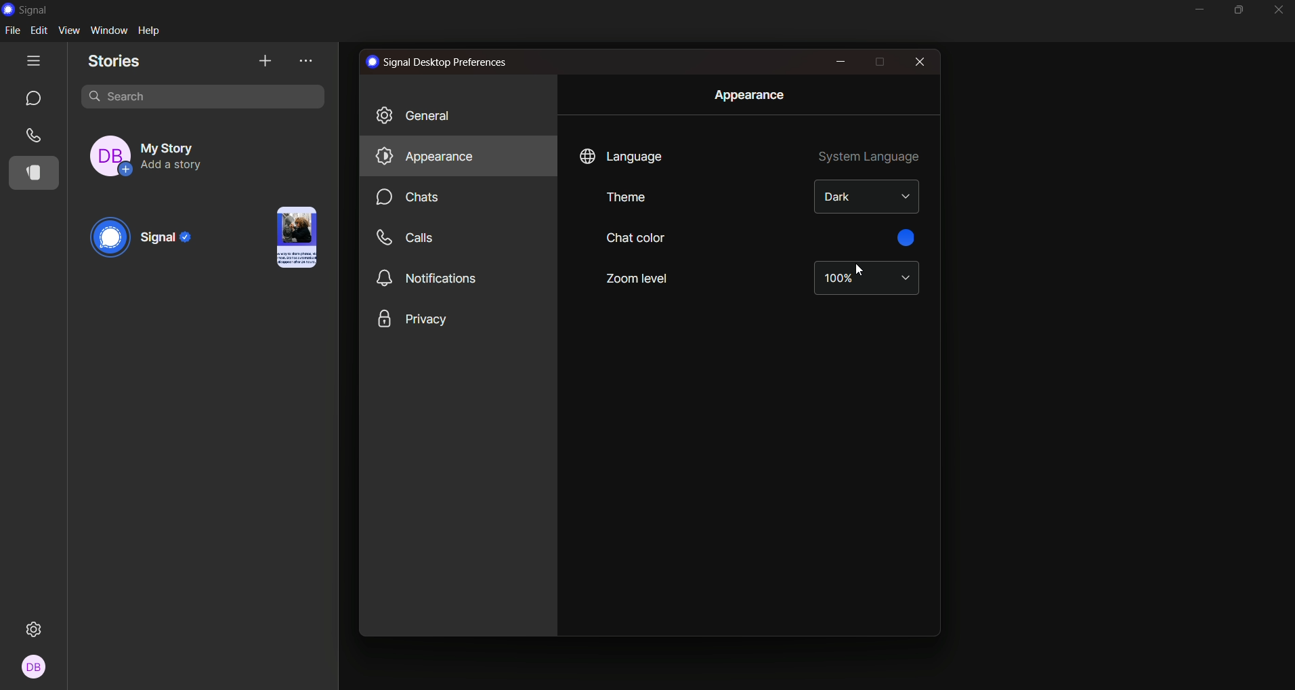 This screenshot has height=690, width=1295. What do you see at coordinates (1197, 10) in the screenshot?
I see `minimize` at bounding box center [1197, 10].